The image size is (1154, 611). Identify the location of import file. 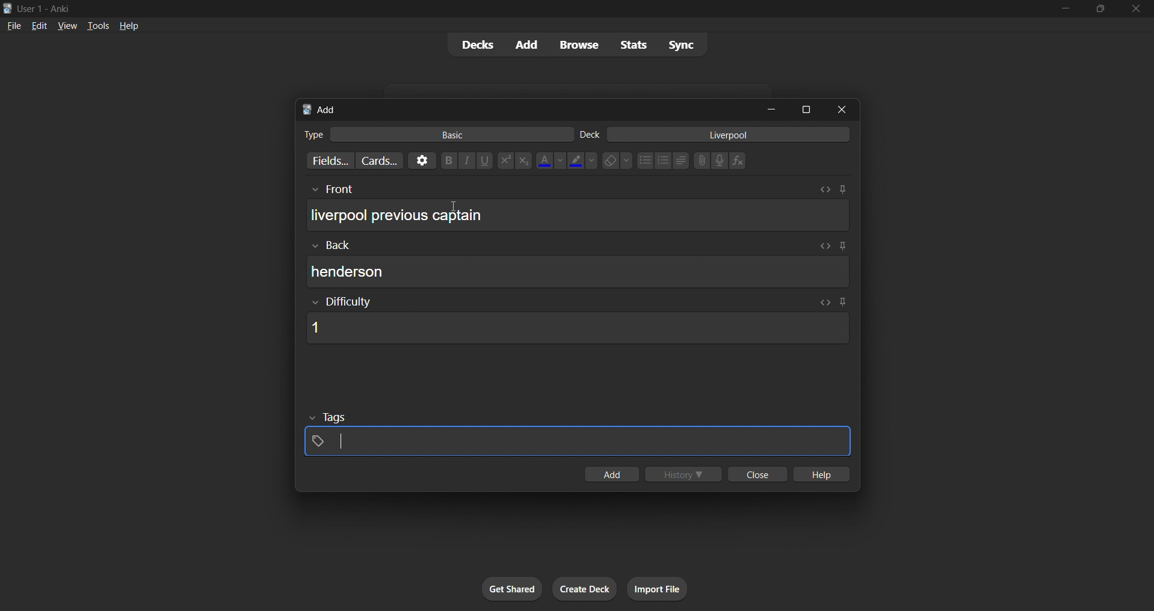
(662, 588).